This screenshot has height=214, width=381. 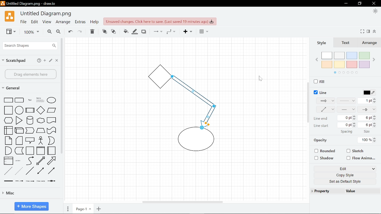 I want to click on 6pt, so click(x=366, y=125).